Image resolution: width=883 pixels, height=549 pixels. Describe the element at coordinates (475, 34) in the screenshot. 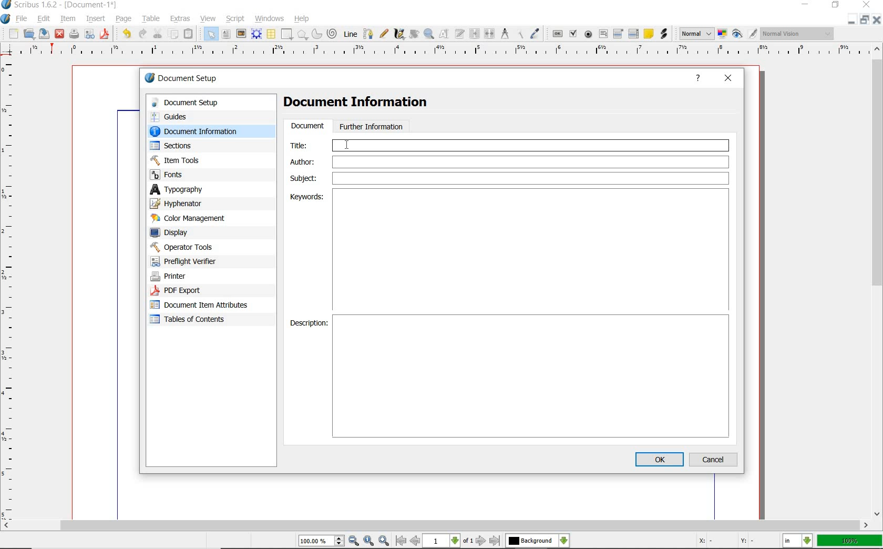

I see `link text frames` at that location.